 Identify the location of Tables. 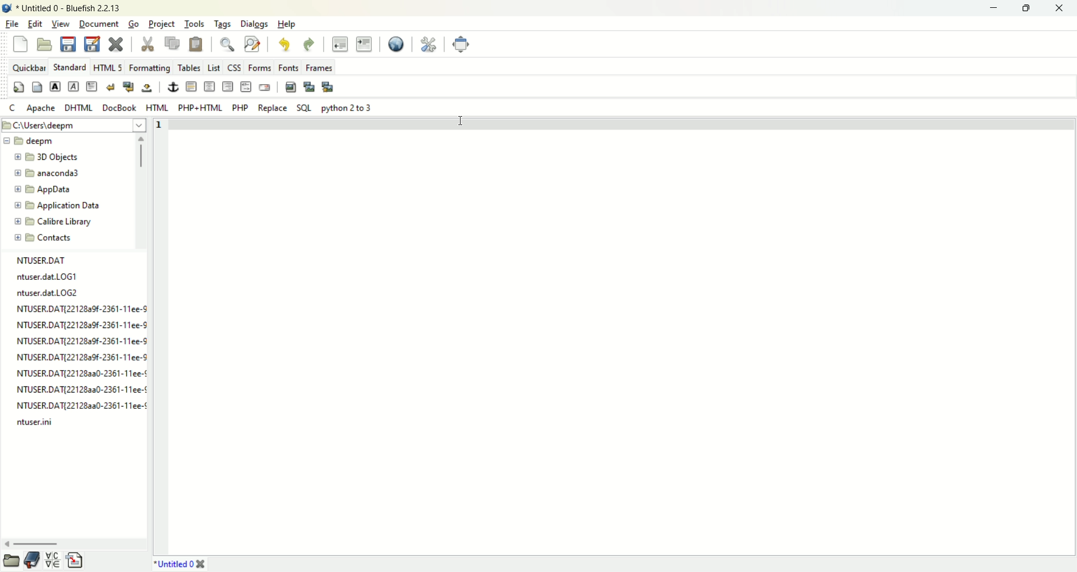
(188, 68).